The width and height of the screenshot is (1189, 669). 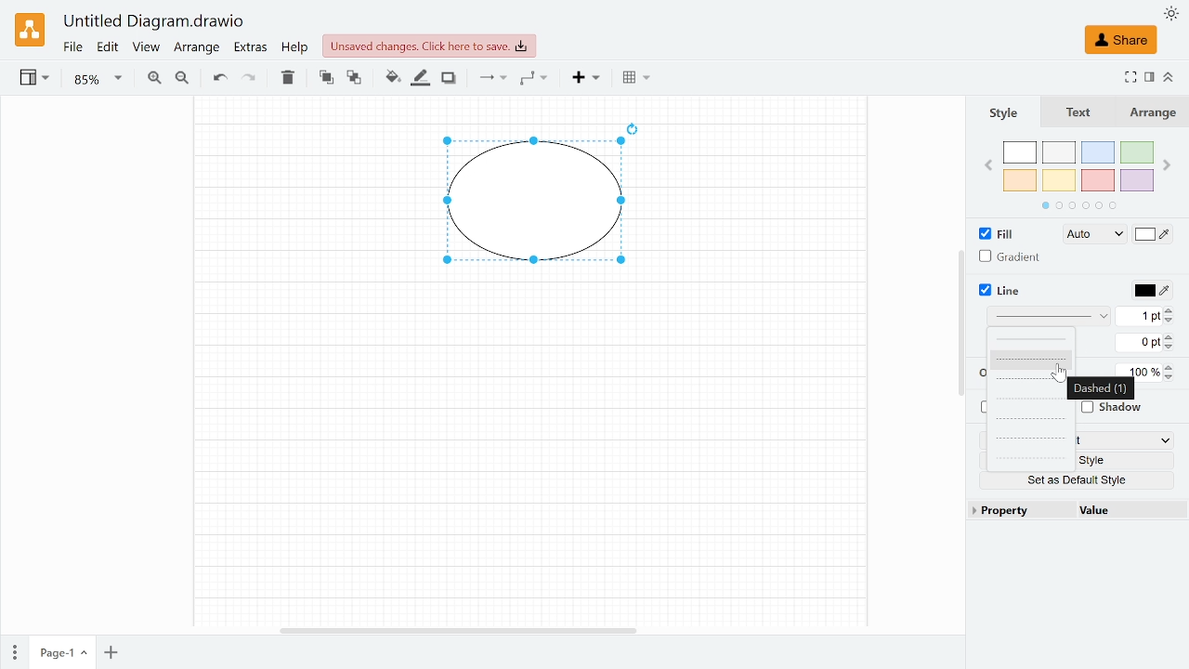 What do you see at coordinates (636, 80) in the screenshot?
I see `Table` at bounding box center [636, 80].